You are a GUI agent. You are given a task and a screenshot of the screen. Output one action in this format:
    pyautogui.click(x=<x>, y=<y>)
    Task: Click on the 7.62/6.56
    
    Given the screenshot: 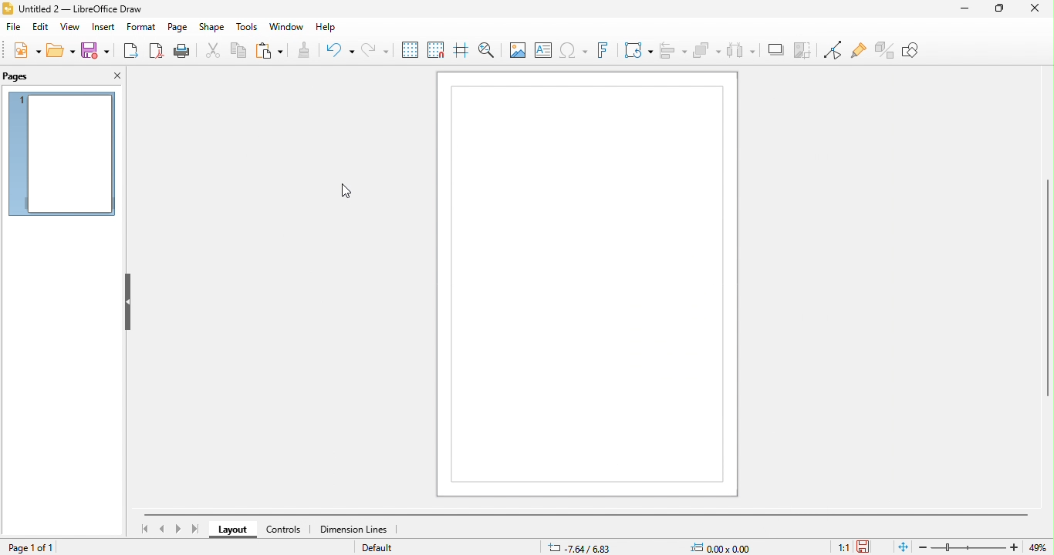 What is the action you would take?
    pyautogui.click(x=580, y=547)
    